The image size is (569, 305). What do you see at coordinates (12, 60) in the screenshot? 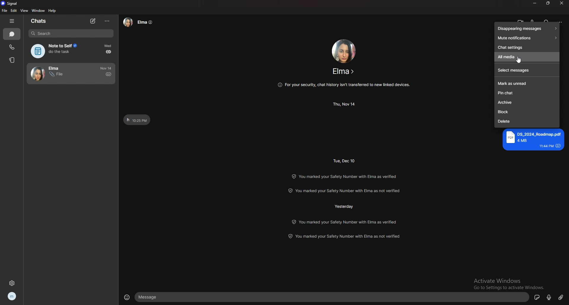
I see `stories` at bounding box center [12, 60].